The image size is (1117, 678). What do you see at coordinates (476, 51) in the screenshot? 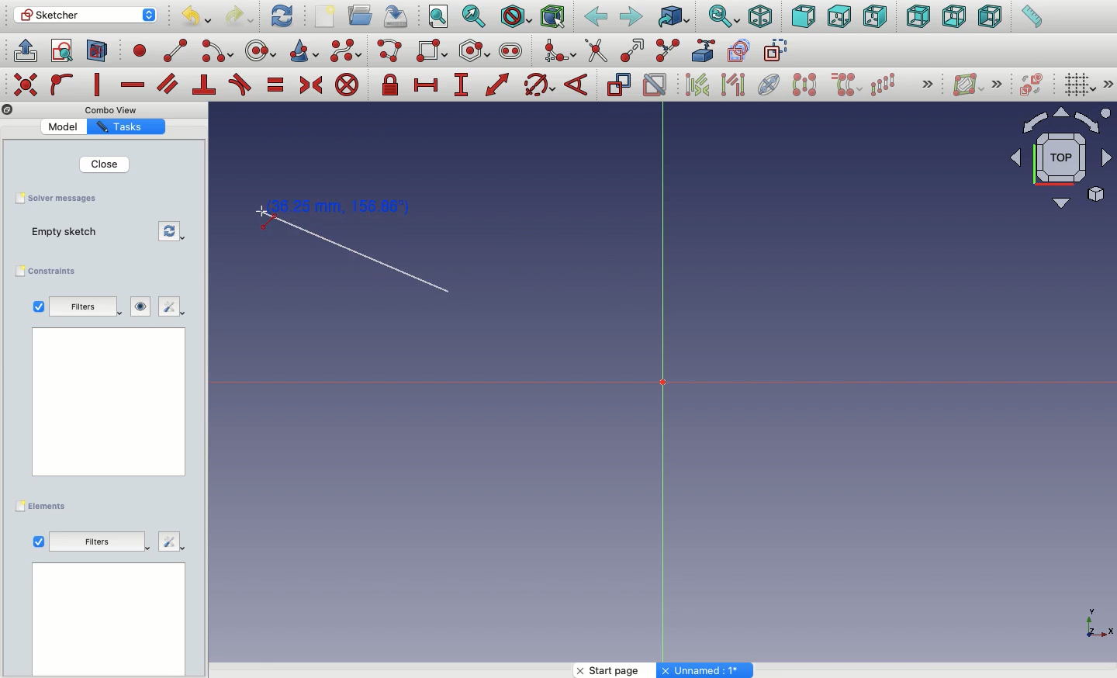
I see `Polygon` at bounding box center [476, 51].